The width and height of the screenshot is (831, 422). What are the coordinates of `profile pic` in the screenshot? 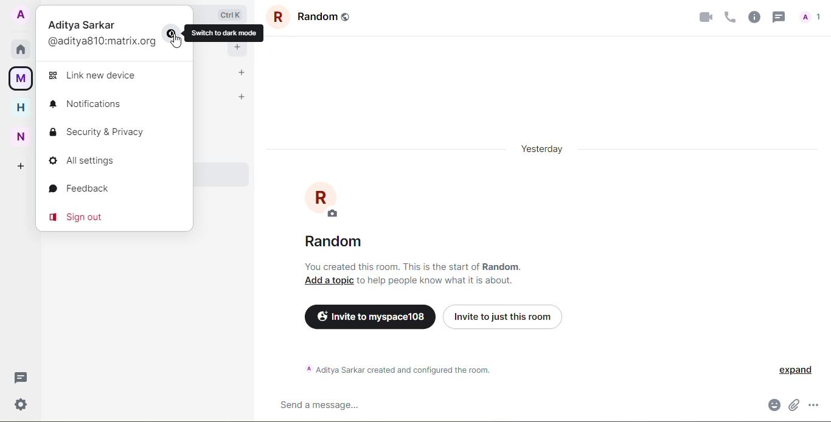 It's located at (326, 200).